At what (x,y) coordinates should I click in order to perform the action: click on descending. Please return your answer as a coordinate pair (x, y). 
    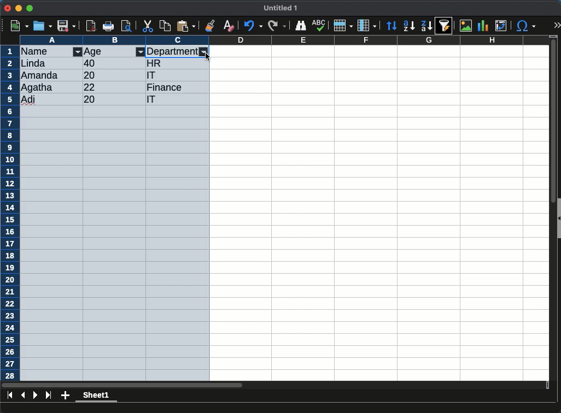
    Looking at the image, I should click on (409, 26).